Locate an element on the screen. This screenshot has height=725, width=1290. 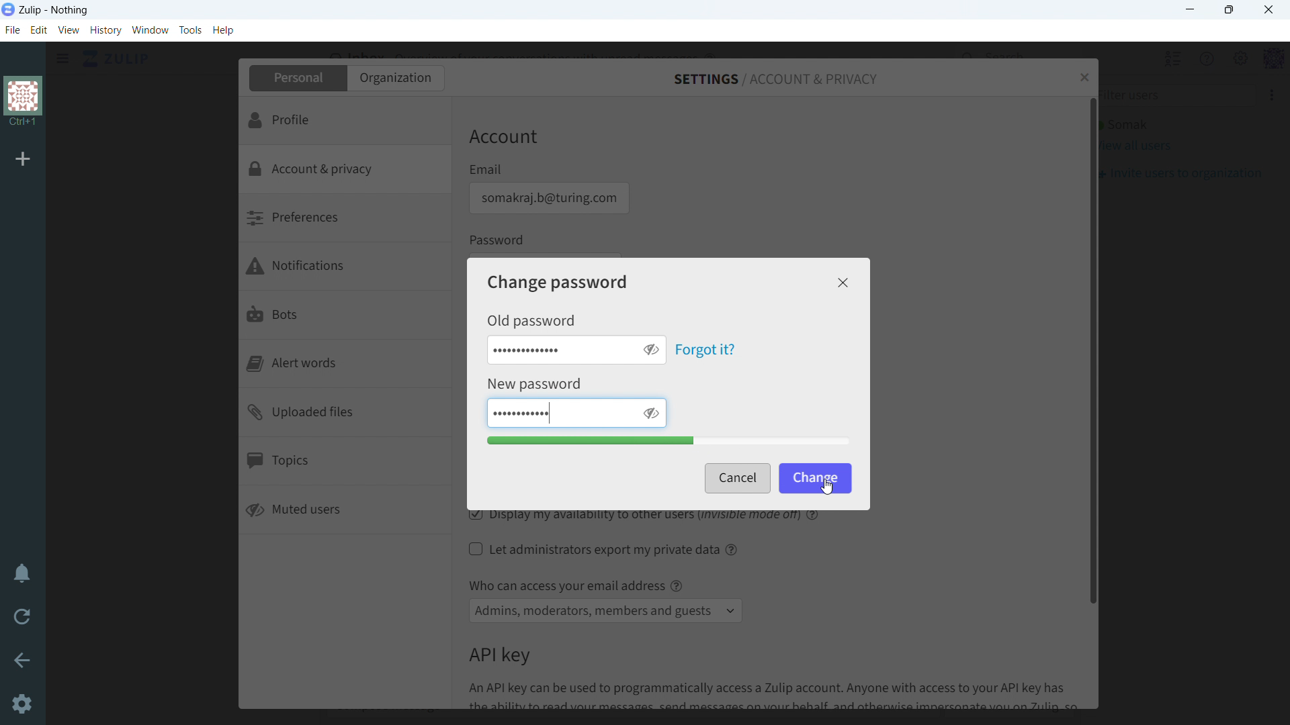
add organization is located at coordinates (23, 158).